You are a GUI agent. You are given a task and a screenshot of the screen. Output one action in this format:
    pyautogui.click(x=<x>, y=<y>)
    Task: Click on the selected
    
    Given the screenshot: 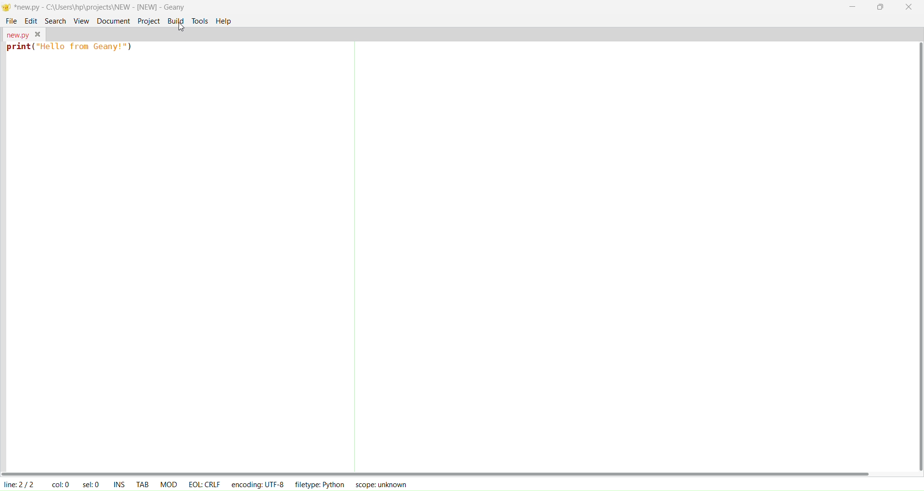 What is the action you would take?
    pyautogui.click(x=92, y=484)
    